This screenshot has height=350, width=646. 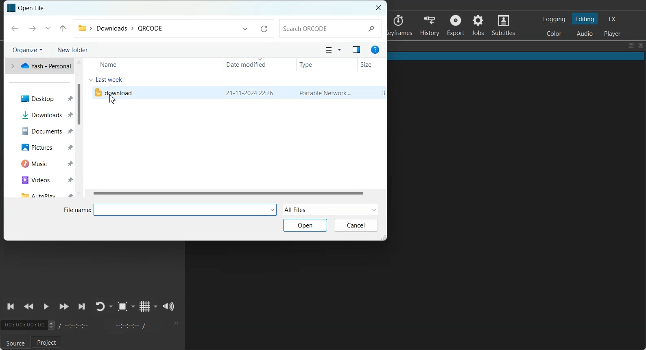 What do you see at coordinates (144, 306) in the screenshot?
I see `Toggle grid display on the player` at bounding box center [144, 306].